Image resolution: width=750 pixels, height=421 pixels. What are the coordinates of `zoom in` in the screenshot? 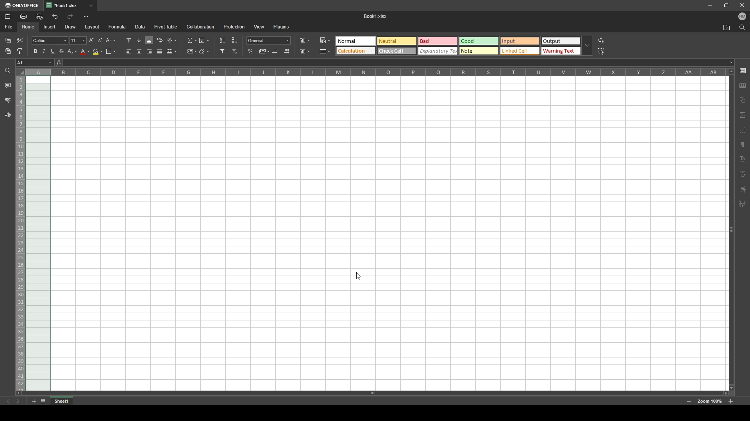 It's located at (730, 402).